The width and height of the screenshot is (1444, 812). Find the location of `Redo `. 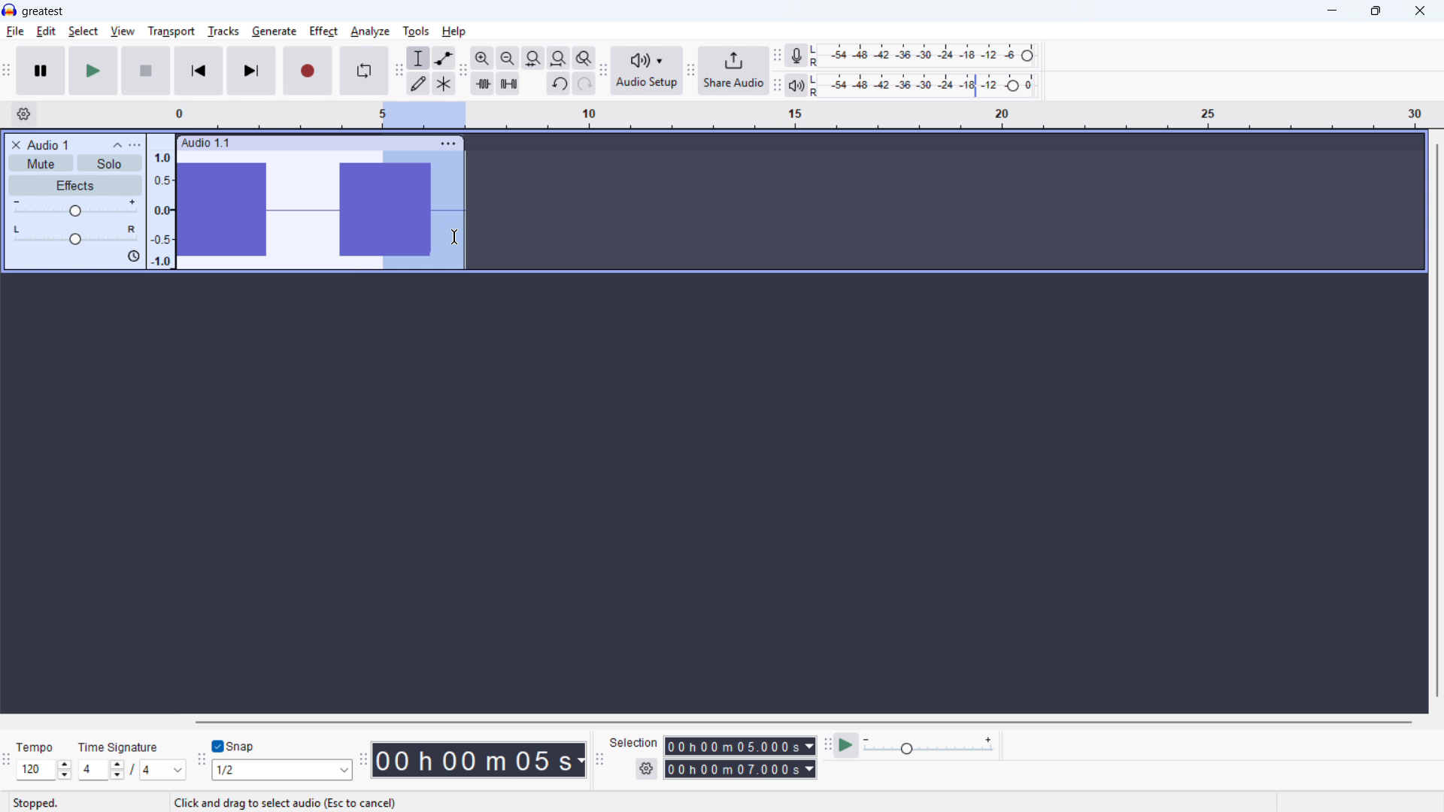

Redo  is located at coordinates (583, 83).